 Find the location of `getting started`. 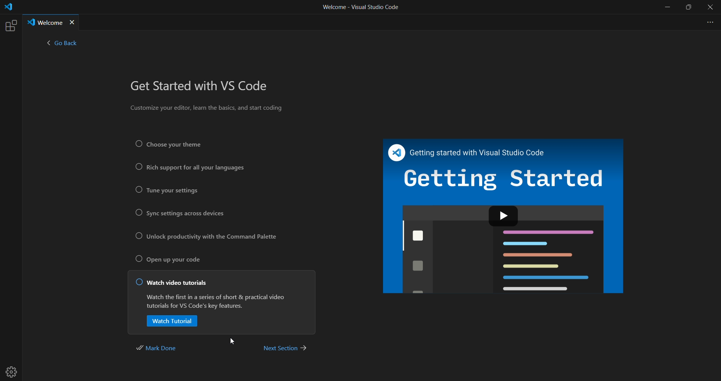

getting started is located at coordinates (499, 178).